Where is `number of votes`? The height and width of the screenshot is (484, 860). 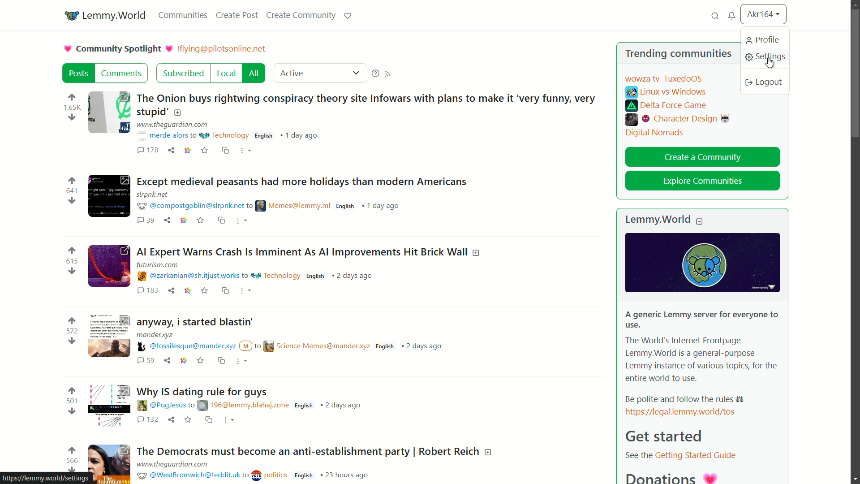
number of votes is located at coordinates (72, 331).